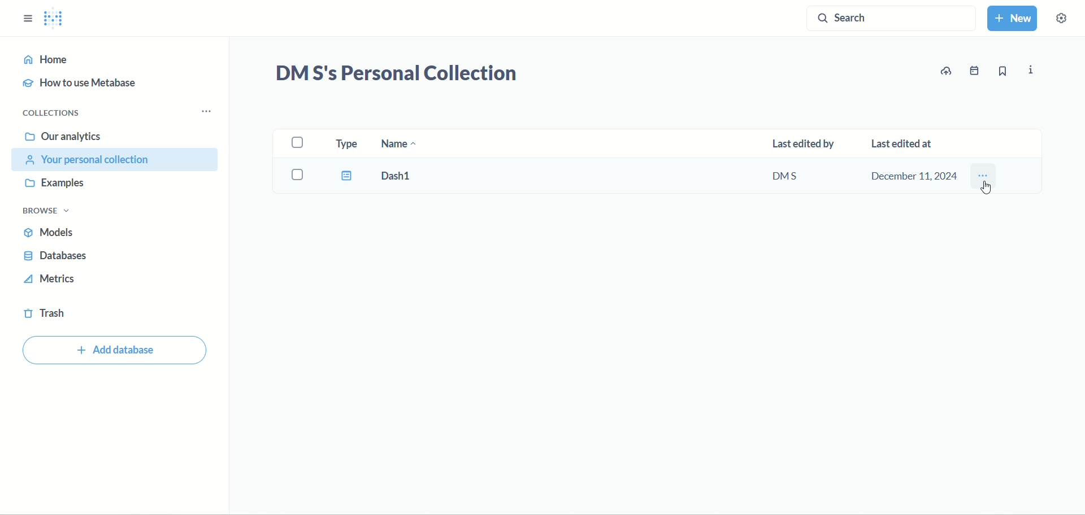 This screenshot has height=515, width=1085. Describe the element at coordinates (401, 146) in the screenshot. I see `name` at that location.